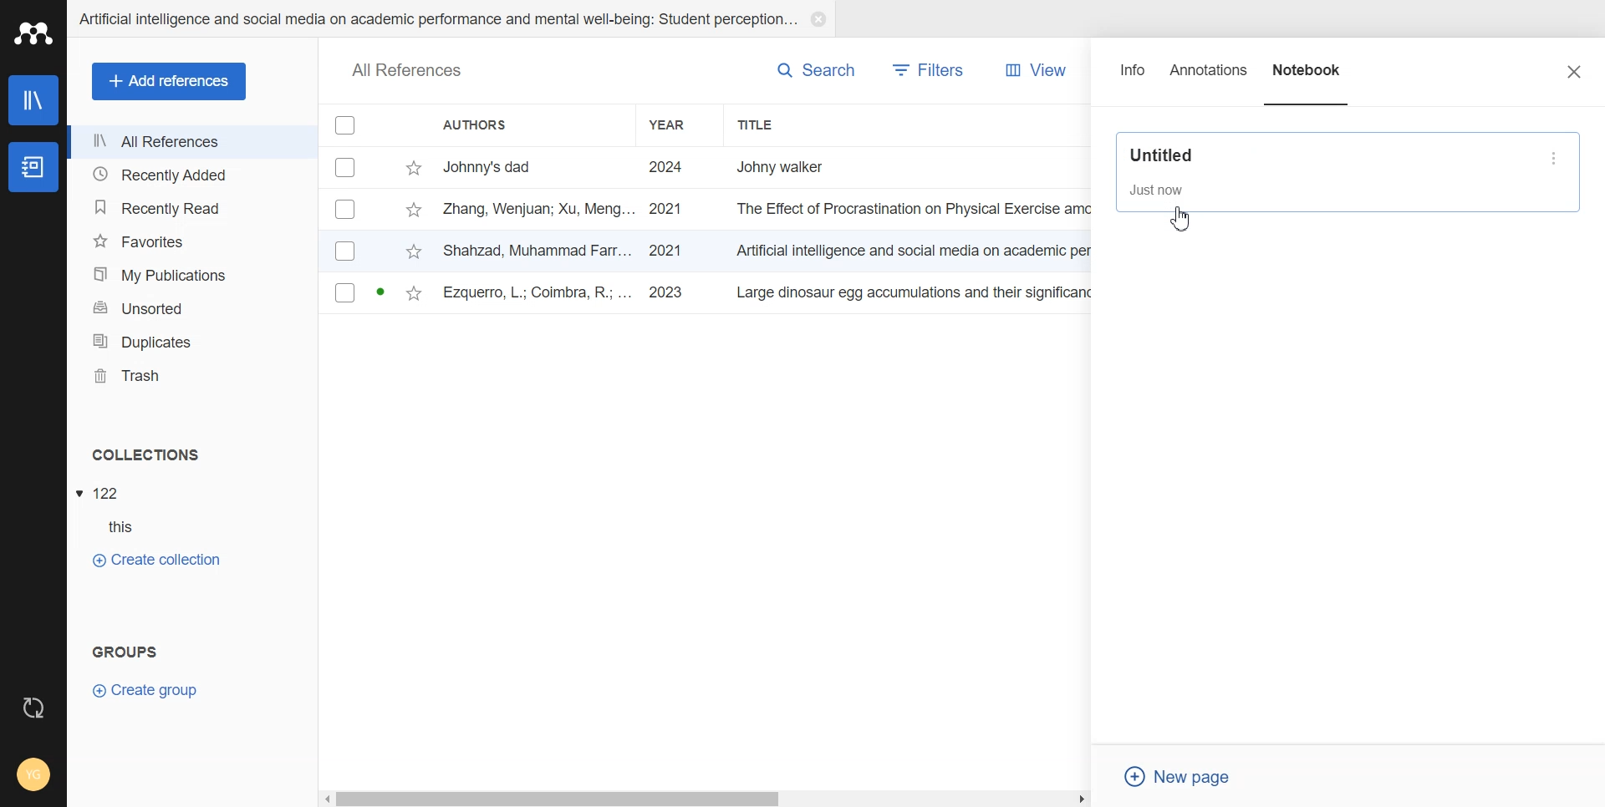  What do you see at coordinates (130, 527) in the screenshot?
I see `this` at bounding box center [130, 527].